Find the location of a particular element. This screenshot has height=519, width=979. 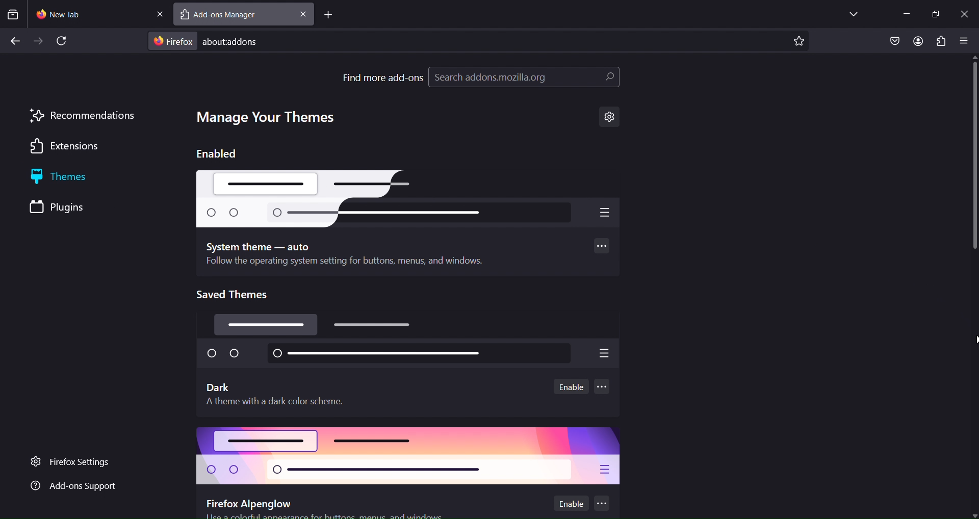

themes is located at coordinates (72, 178).